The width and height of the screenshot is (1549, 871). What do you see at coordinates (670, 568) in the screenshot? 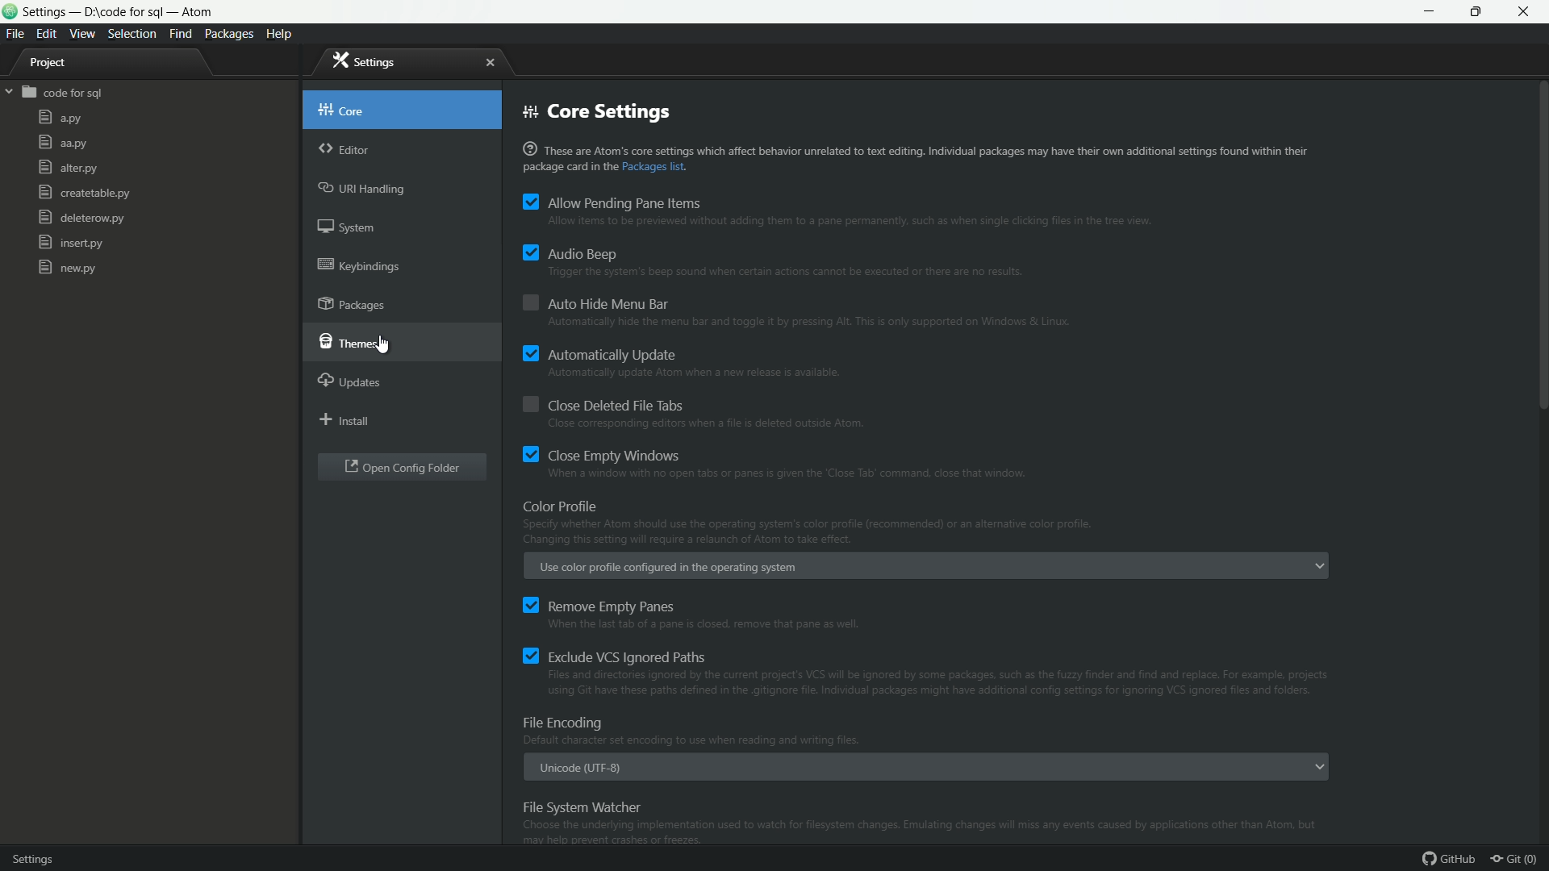
I see `use color profile configured in the operating system` at bounding box center [670, 568].